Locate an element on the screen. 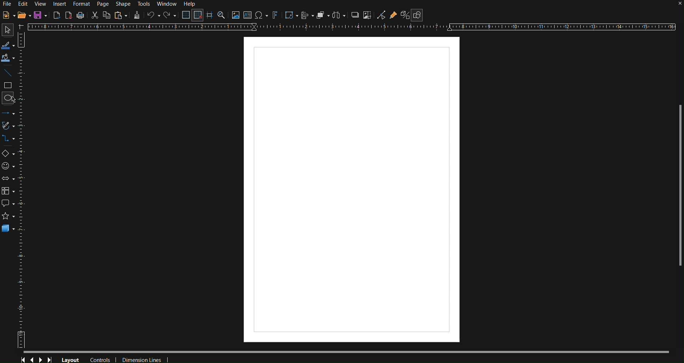 The image size is (684, 363). 3D Objects is located at coordinates (11, 228).